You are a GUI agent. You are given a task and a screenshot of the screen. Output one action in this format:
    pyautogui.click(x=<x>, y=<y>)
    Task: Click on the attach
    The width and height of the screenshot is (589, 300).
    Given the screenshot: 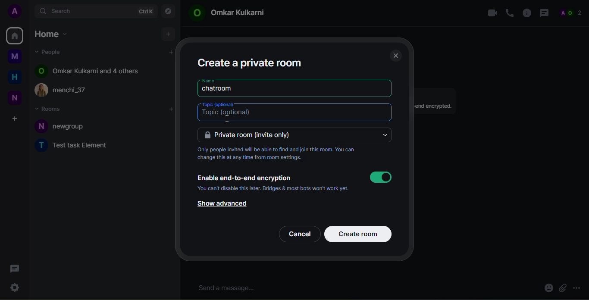 What is the action you would take?
    pyautogui.click(x=562, y=288)
    